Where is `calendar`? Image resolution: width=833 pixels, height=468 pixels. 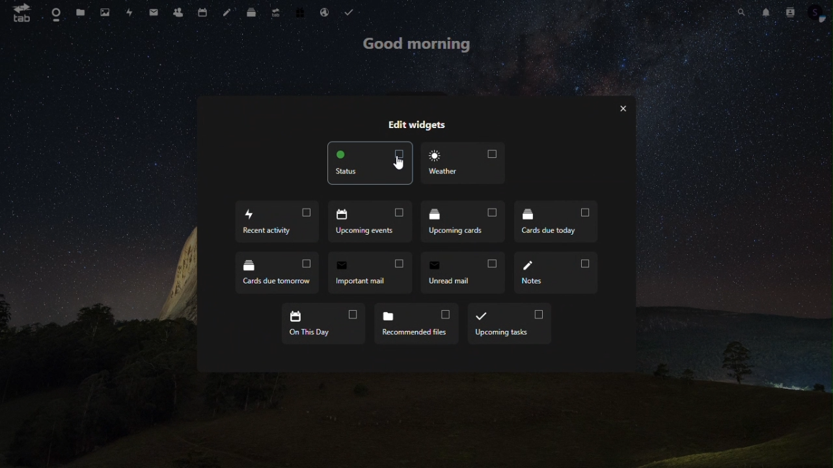
calendar is located at coordinates (201, 13).